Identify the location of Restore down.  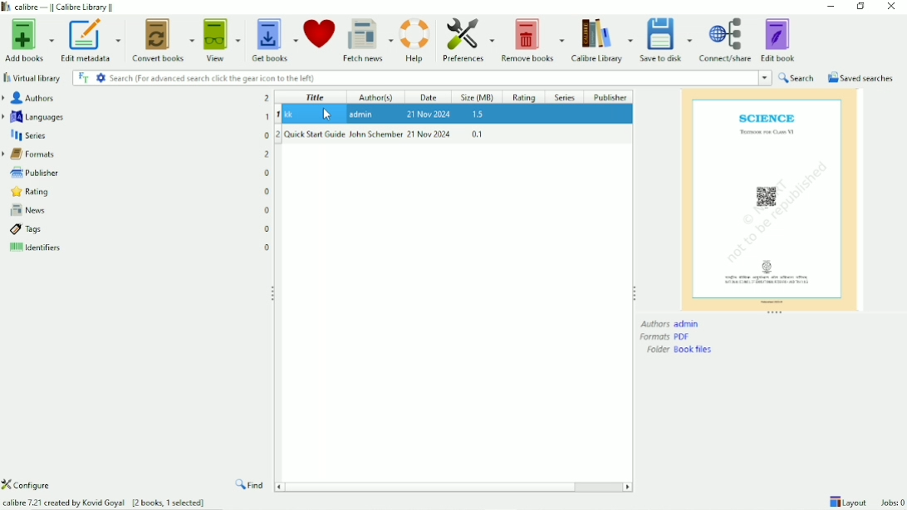
(860, 7).